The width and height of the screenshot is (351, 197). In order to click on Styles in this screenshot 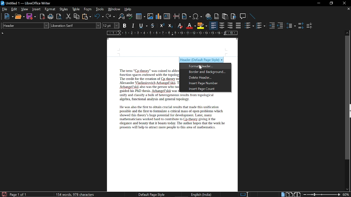, I will do `click(64, 9)`.